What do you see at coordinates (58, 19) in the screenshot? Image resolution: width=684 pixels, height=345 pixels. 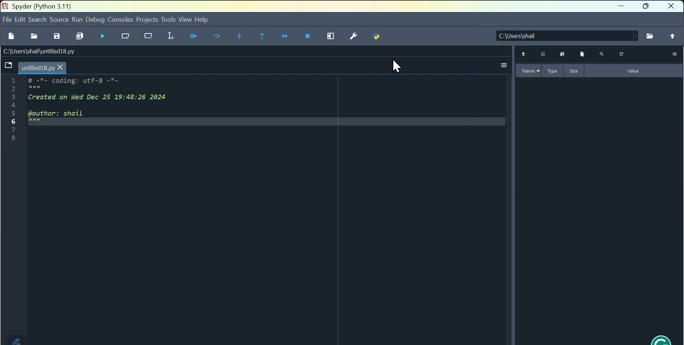 I see `source` at bounding box center [58, 19].